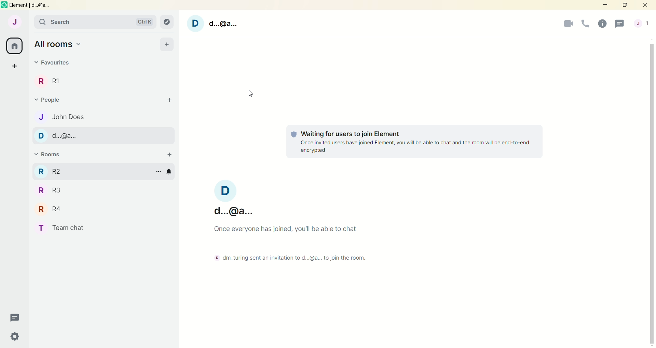 The height and width of the screenshot is (348, 656). Describe the element at coordinates (15, 67) in the screenshot. I see `create a space` at that location.